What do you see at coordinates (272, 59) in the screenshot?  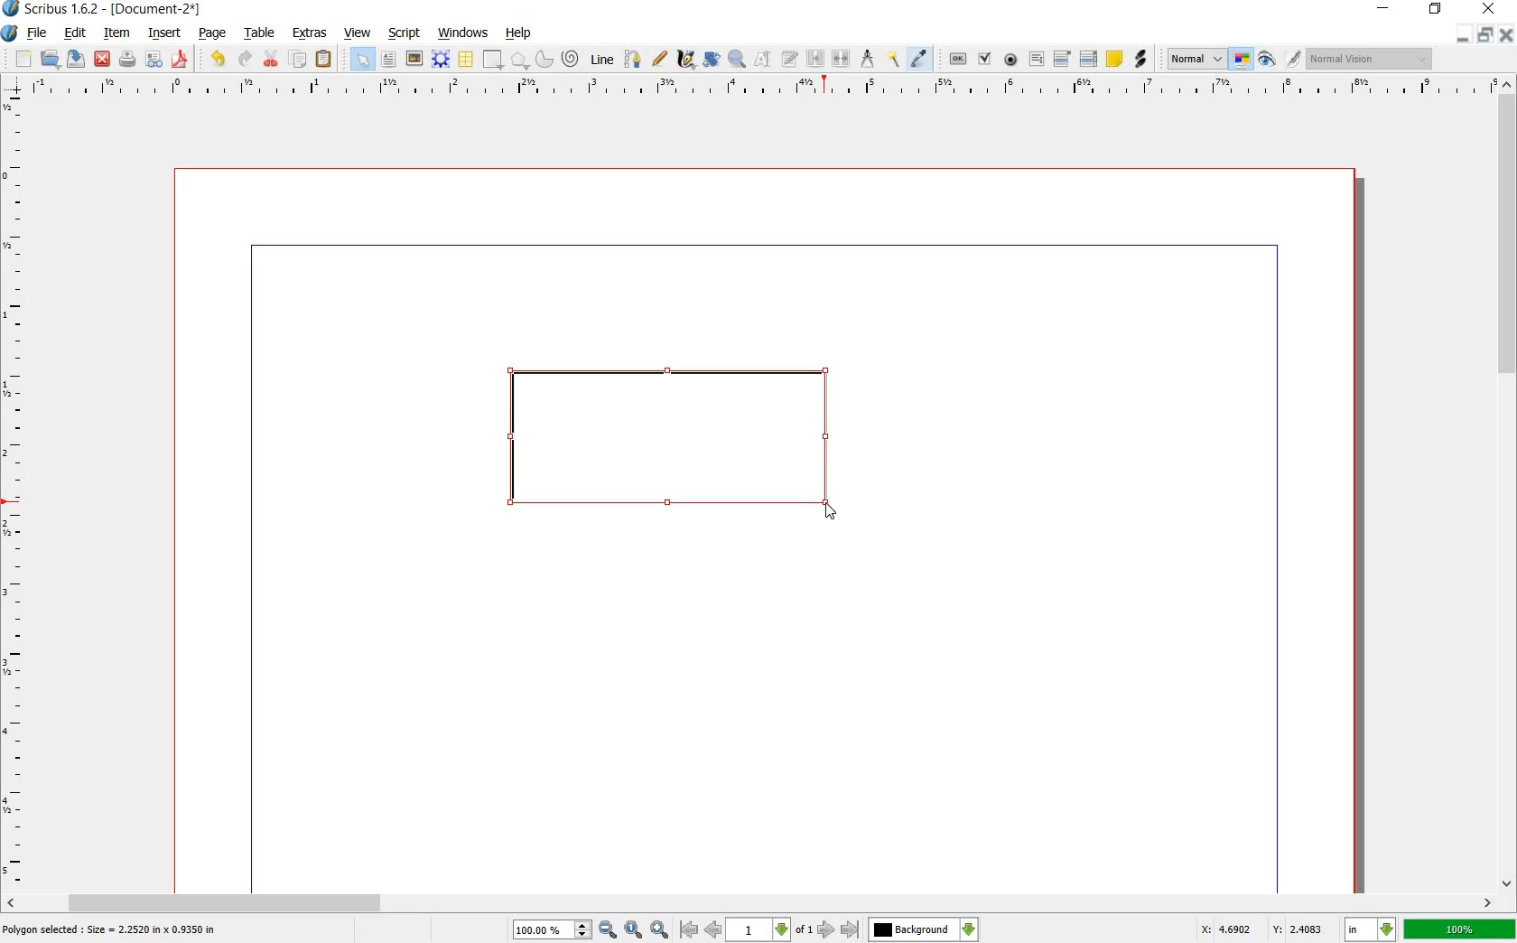 I see `CUT` at bounding box center [272, 59].